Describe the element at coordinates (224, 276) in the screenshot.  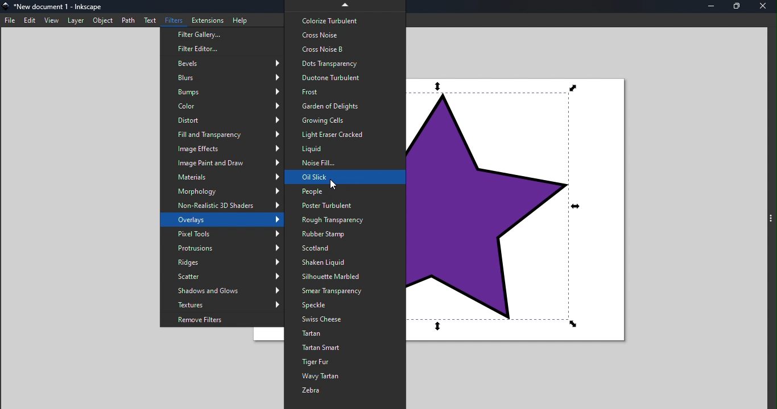
I see `Scatter` at that location.